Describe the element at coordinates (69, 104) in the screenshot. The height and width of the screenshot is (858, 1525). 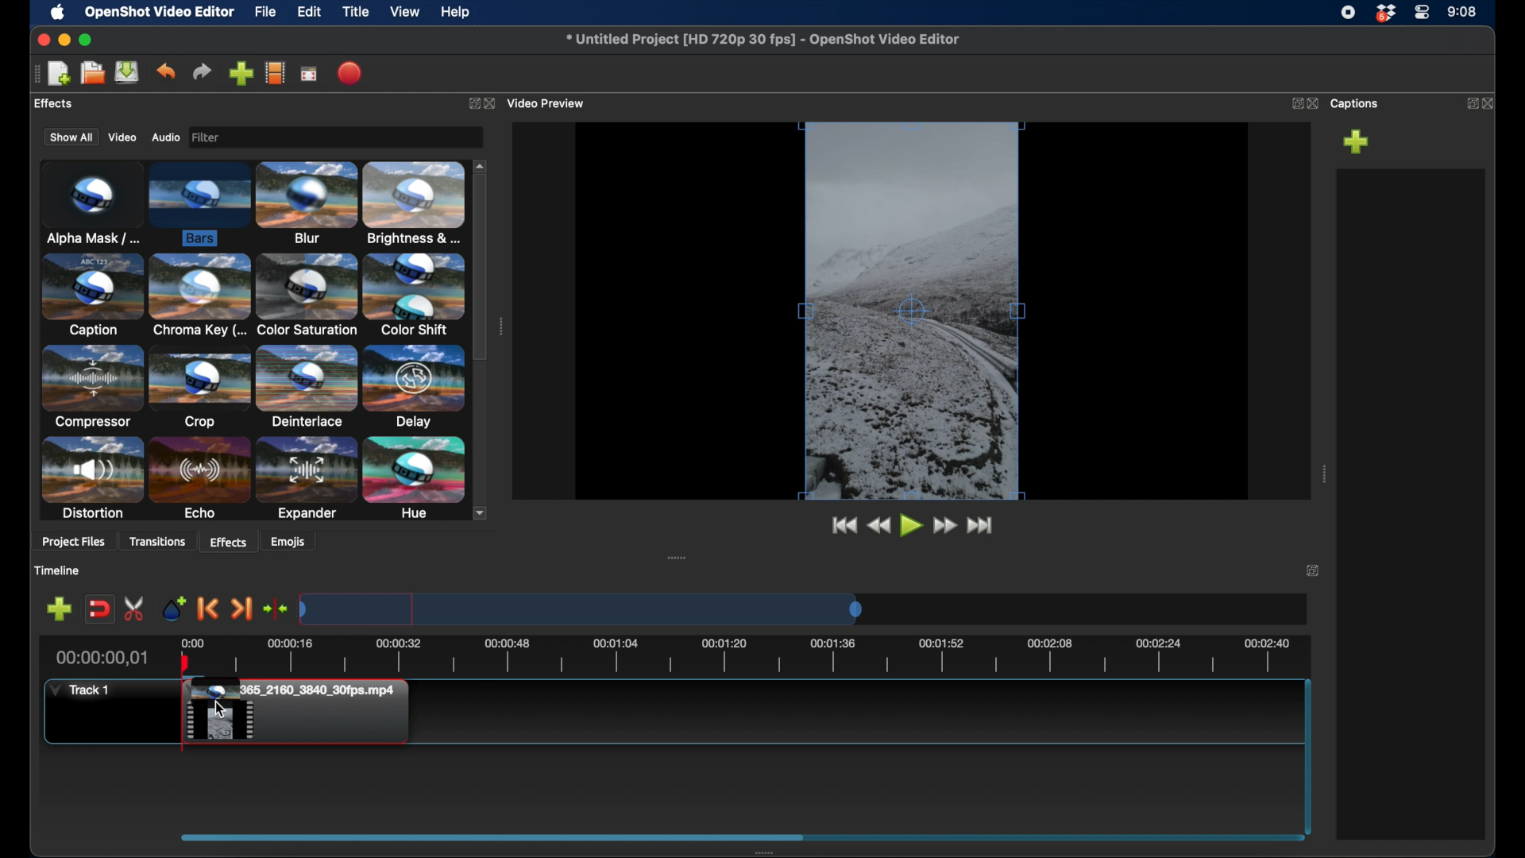
I see `project files` at that location.